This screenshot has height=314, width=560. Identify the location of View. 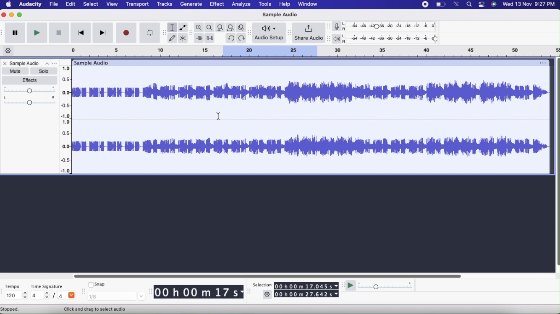
(111, 5).